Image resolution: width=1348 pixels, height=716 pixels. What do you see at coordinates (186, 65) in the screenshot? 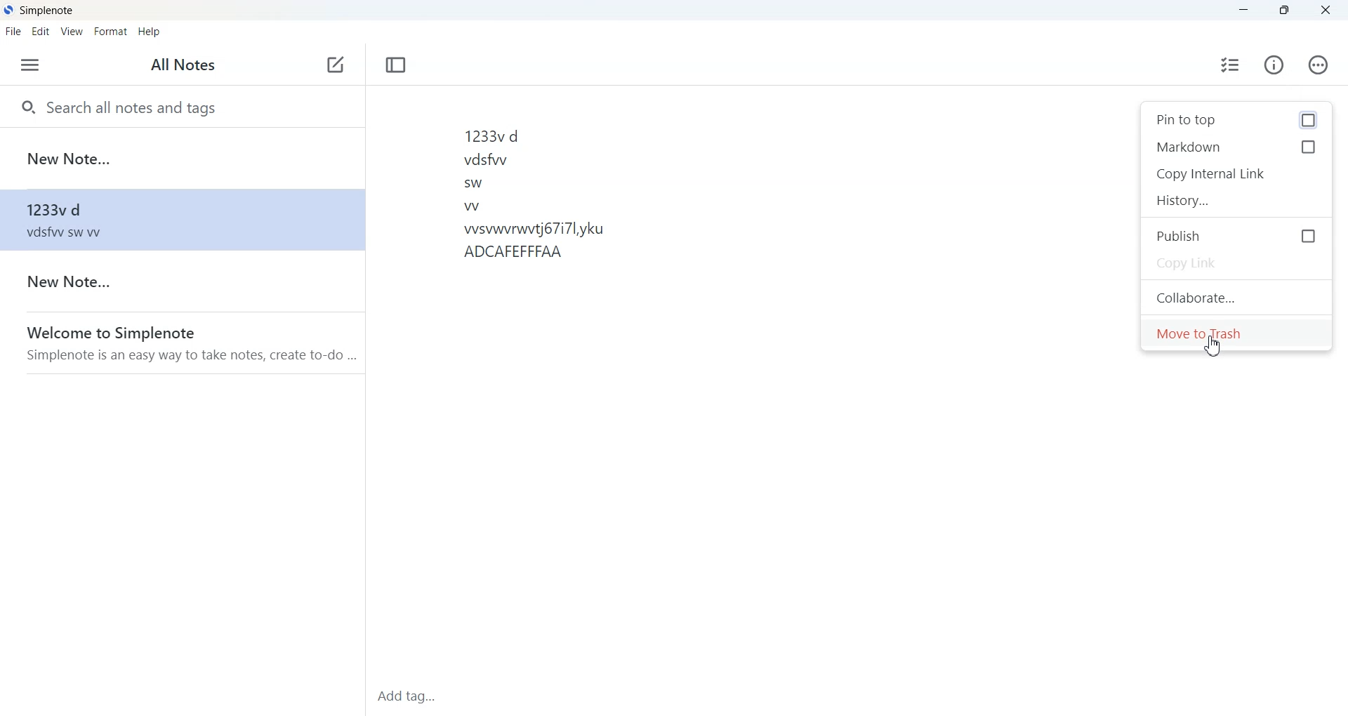
I see `All Notes` at bounding box center [186, 65].